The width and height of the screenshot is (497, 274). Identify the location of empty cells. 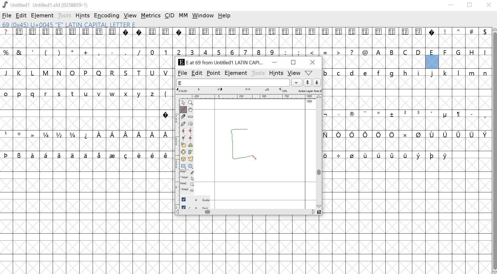
(408, 144).